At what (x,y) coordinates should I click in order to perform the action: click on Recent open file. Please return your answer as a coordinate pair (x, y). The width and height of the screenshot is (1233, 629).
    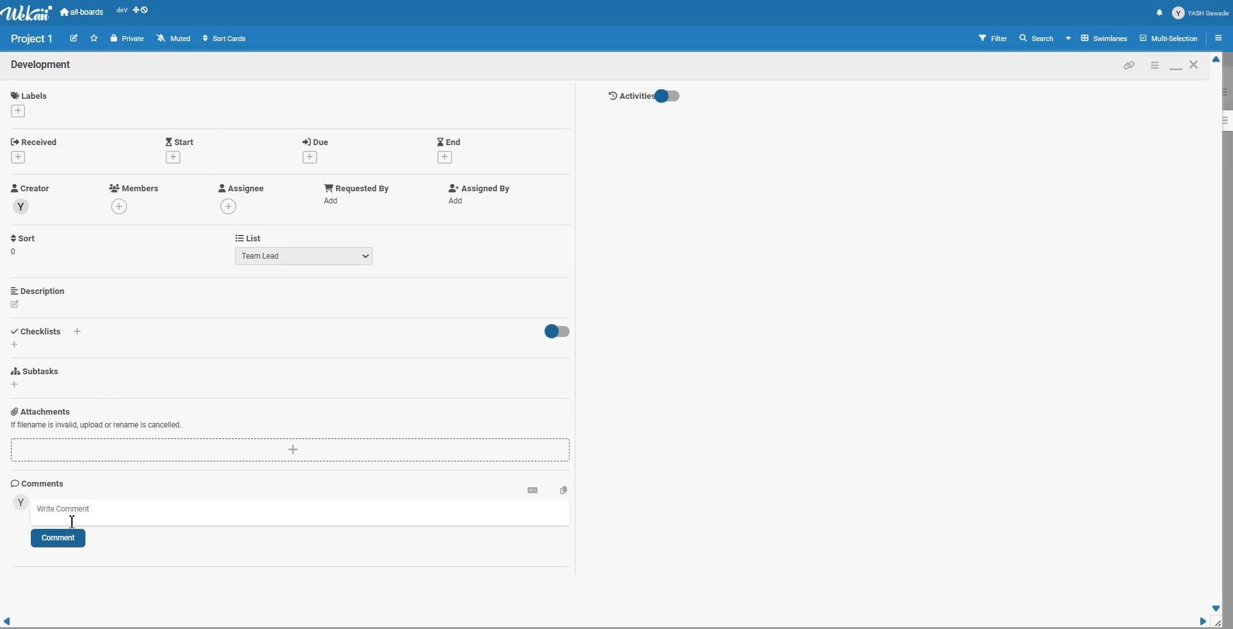
    Looking at the image, I should click on (121, 12).